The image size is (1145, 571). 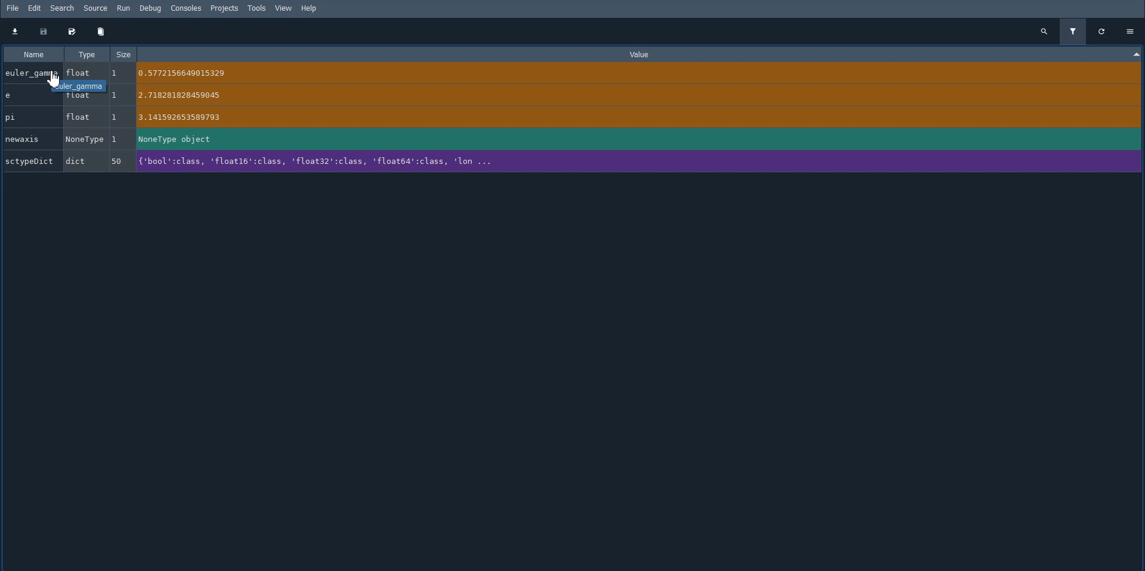 What do you see at coordinates (124, 8) in the screenshot?
I see `Run` at bounding box center [124, 8].